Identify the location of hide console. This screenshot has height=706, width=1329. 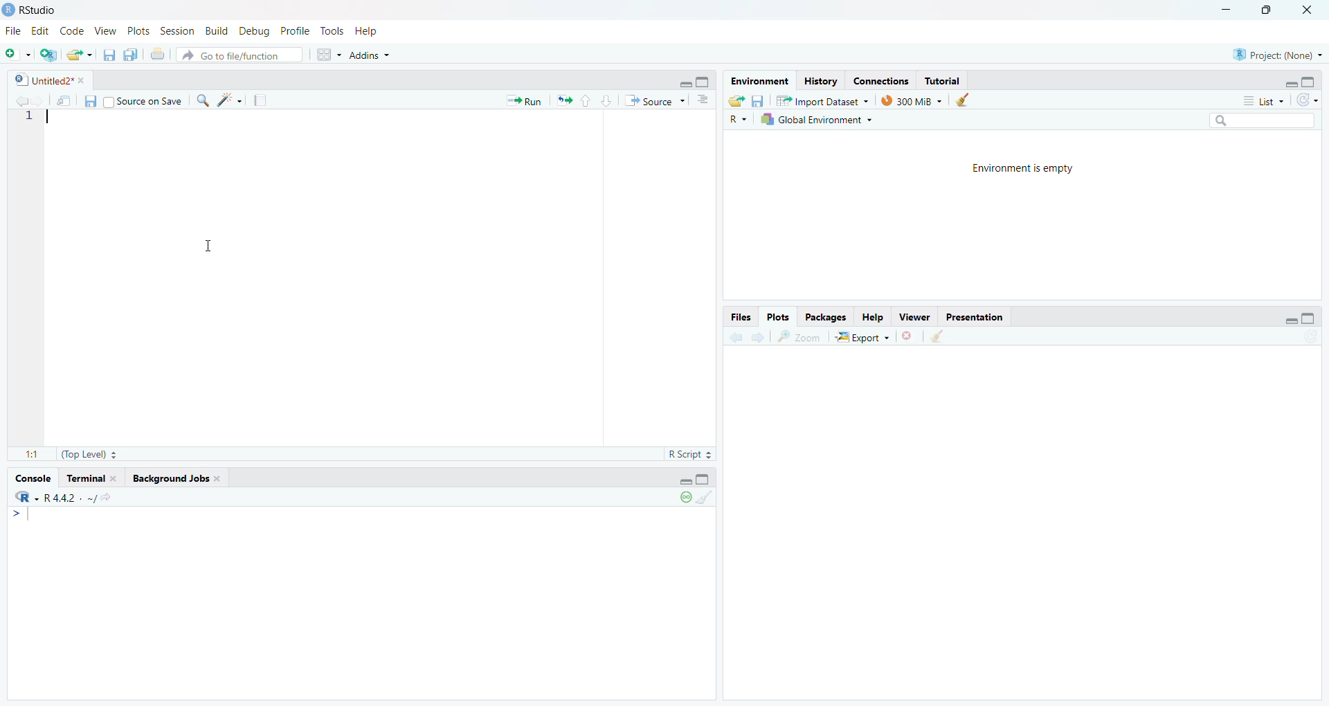
(1308, 318).